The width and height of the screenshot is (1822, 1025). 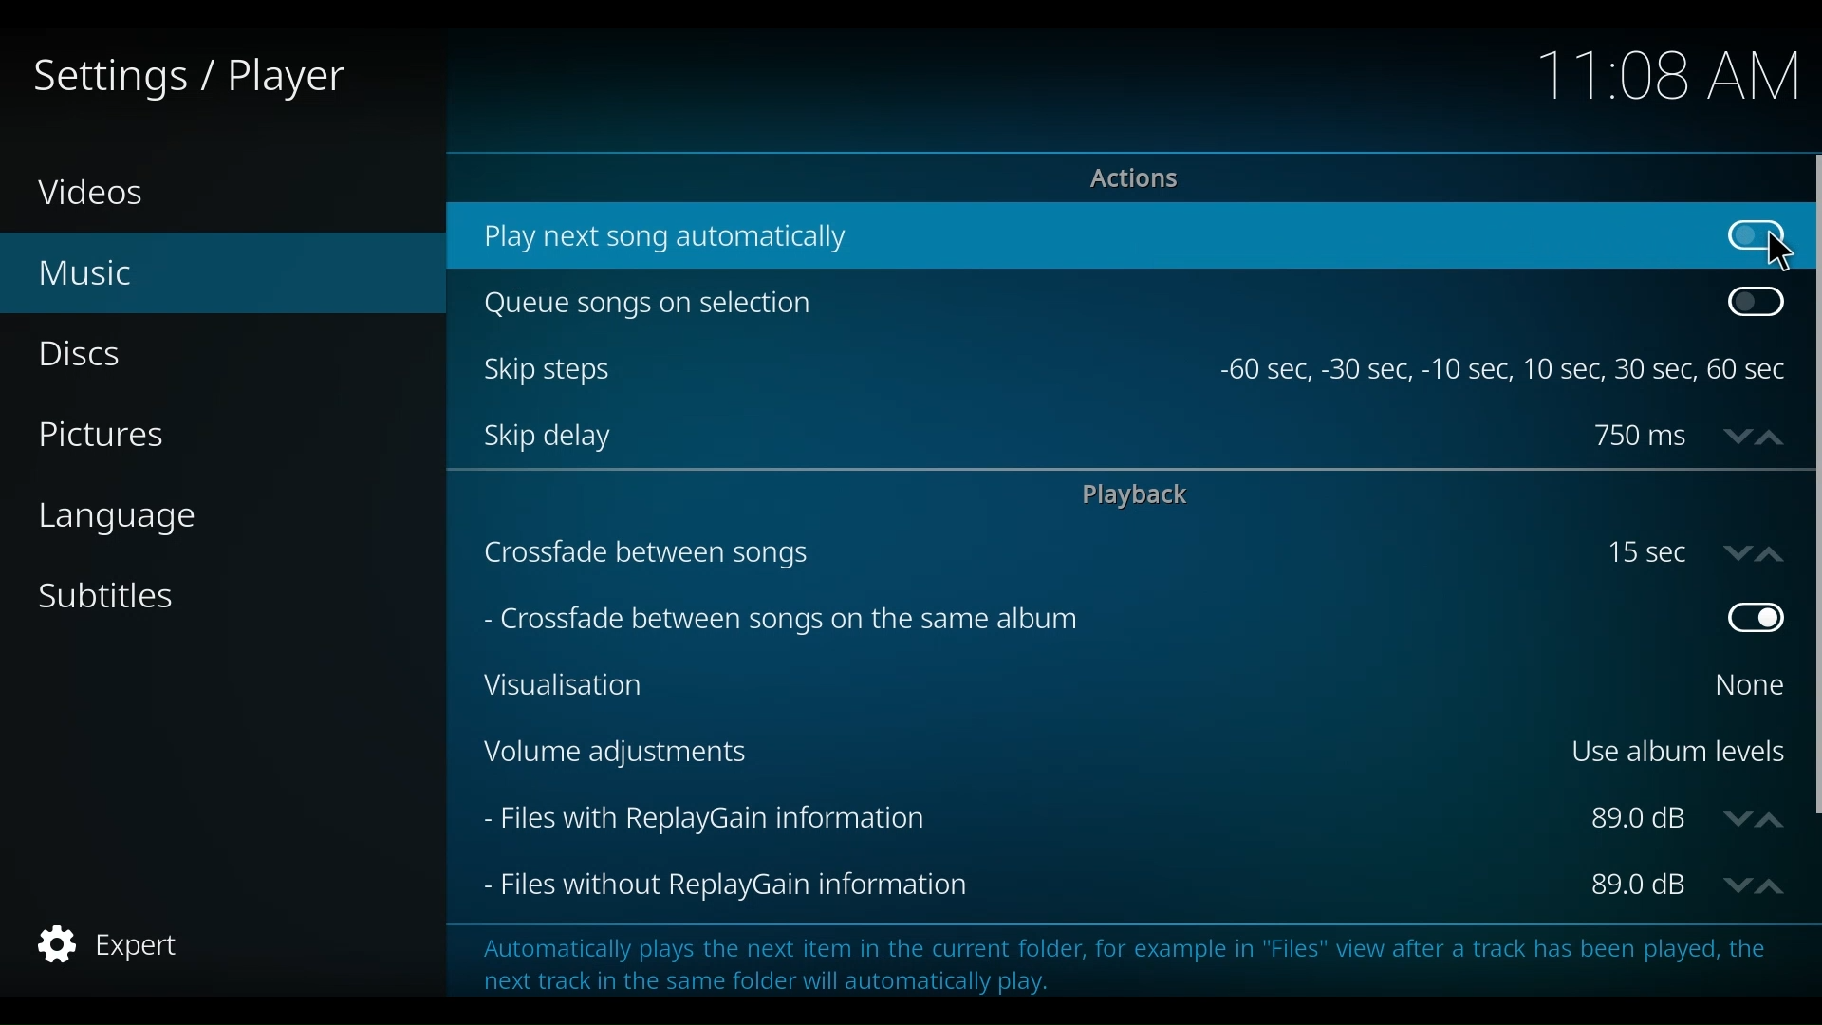 I want to click on up, so click(x=1776, y=884).